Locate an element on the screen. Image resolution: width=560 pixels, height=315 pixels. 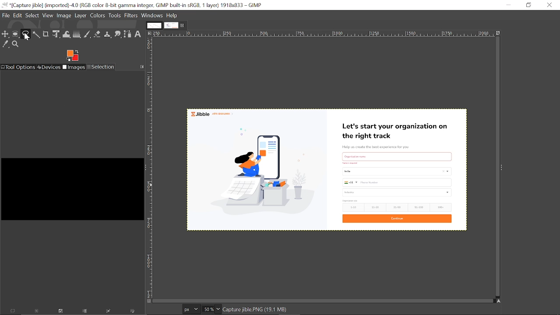
File is located at coordinates (6, 15).